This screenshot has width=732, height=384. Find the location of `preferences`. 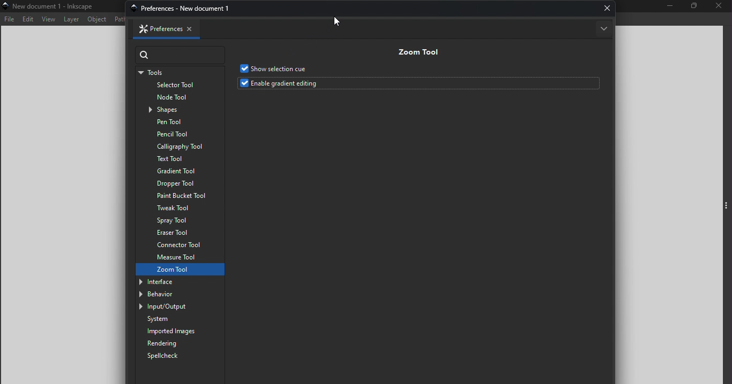

preferences is located at coordinates (186, 9).